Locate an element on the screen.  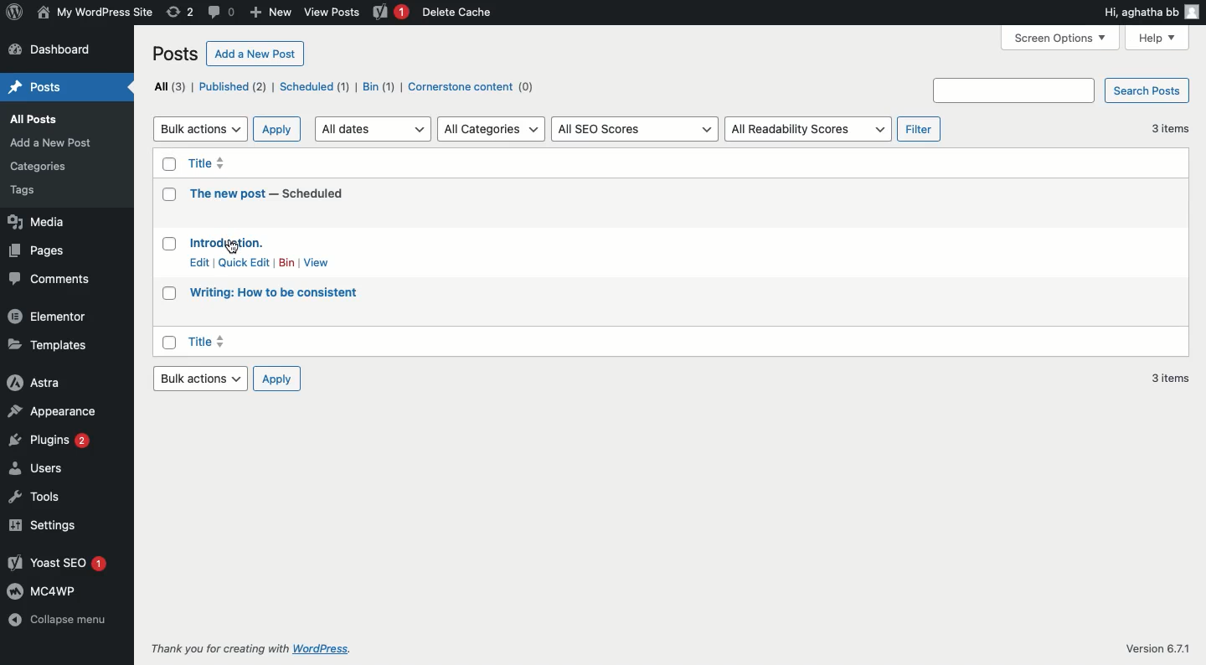
Add a New Post is located at coordinates (51, 143).